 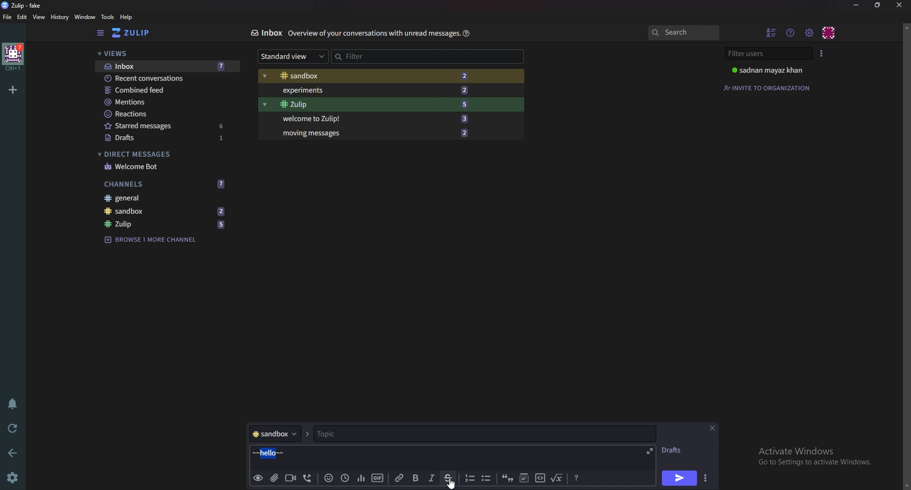 What do you see at coordinates (373, 34) in the screenshot?
I see `overview of your conservations with unread message` at bounding box center [373, 34].